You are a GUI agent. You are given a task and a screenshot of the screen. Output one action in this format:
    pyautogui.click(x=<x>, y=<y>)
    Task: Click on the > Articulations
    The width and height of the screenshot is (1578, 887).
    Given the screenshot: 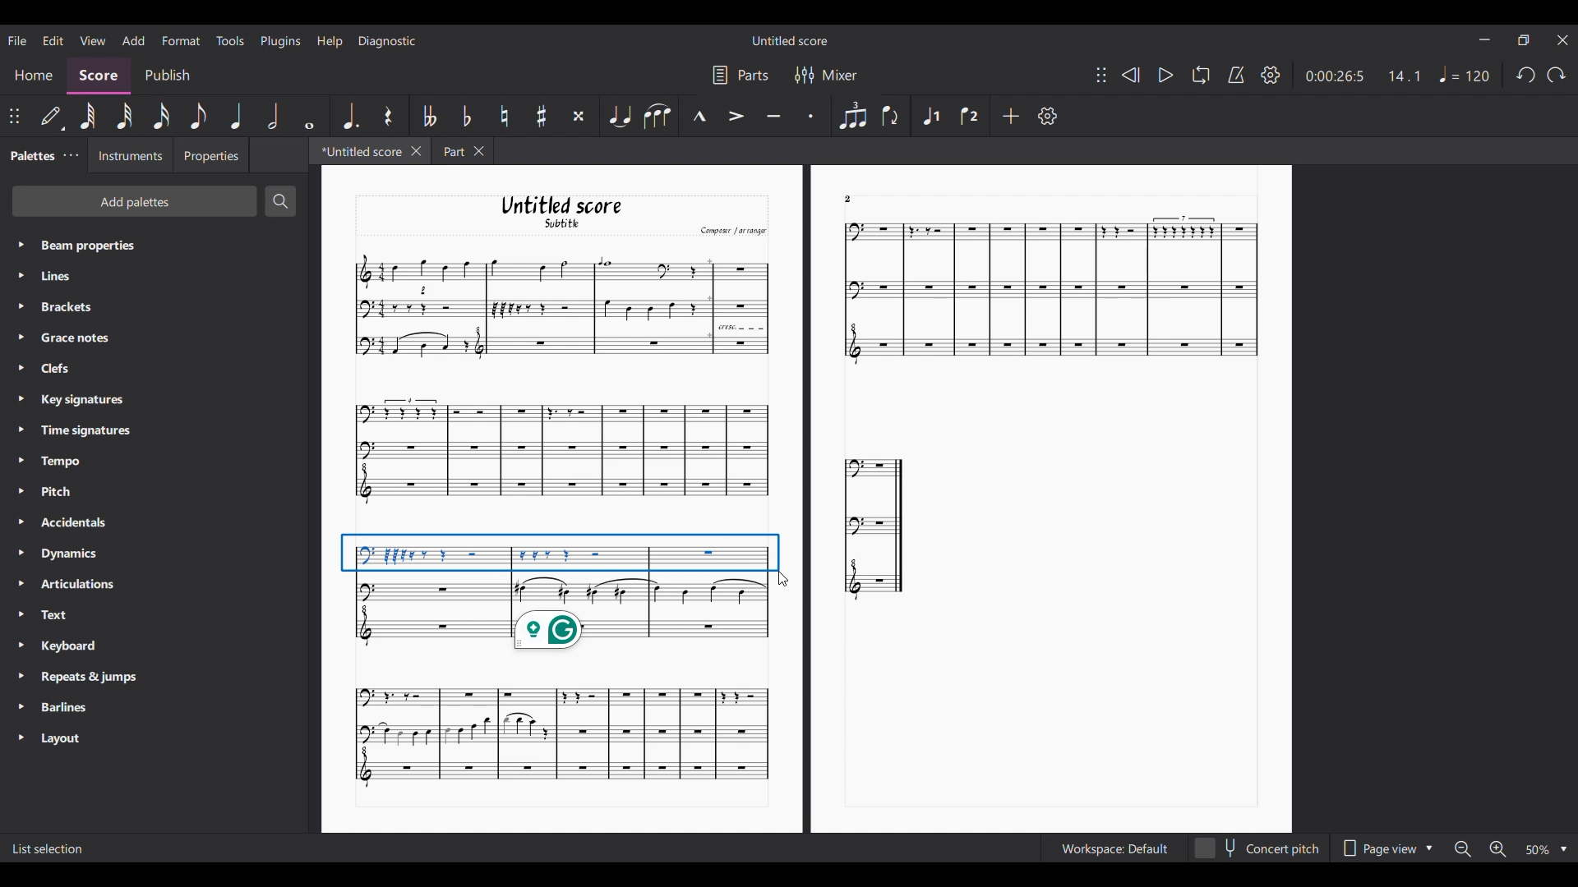 What is the action you would take?
    pyautogui.click(x=71, y=588)
    